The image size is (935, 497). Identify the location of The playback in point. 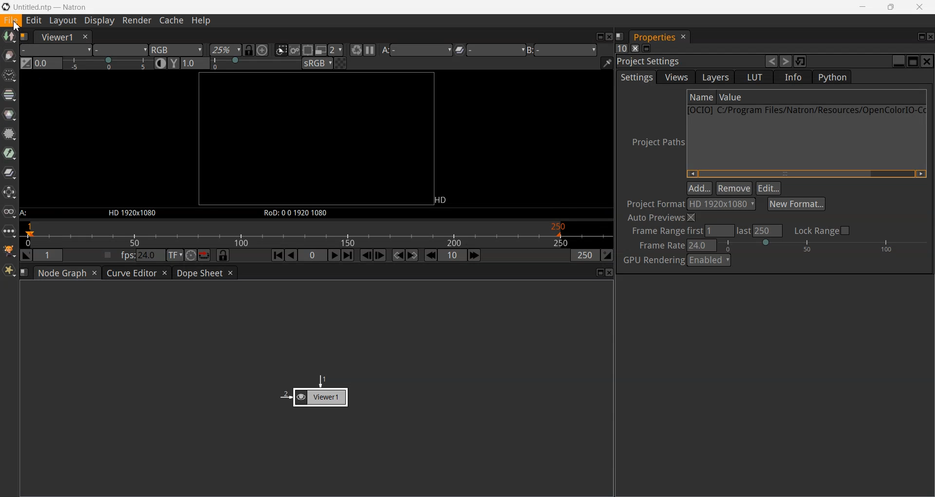
(49, 254).